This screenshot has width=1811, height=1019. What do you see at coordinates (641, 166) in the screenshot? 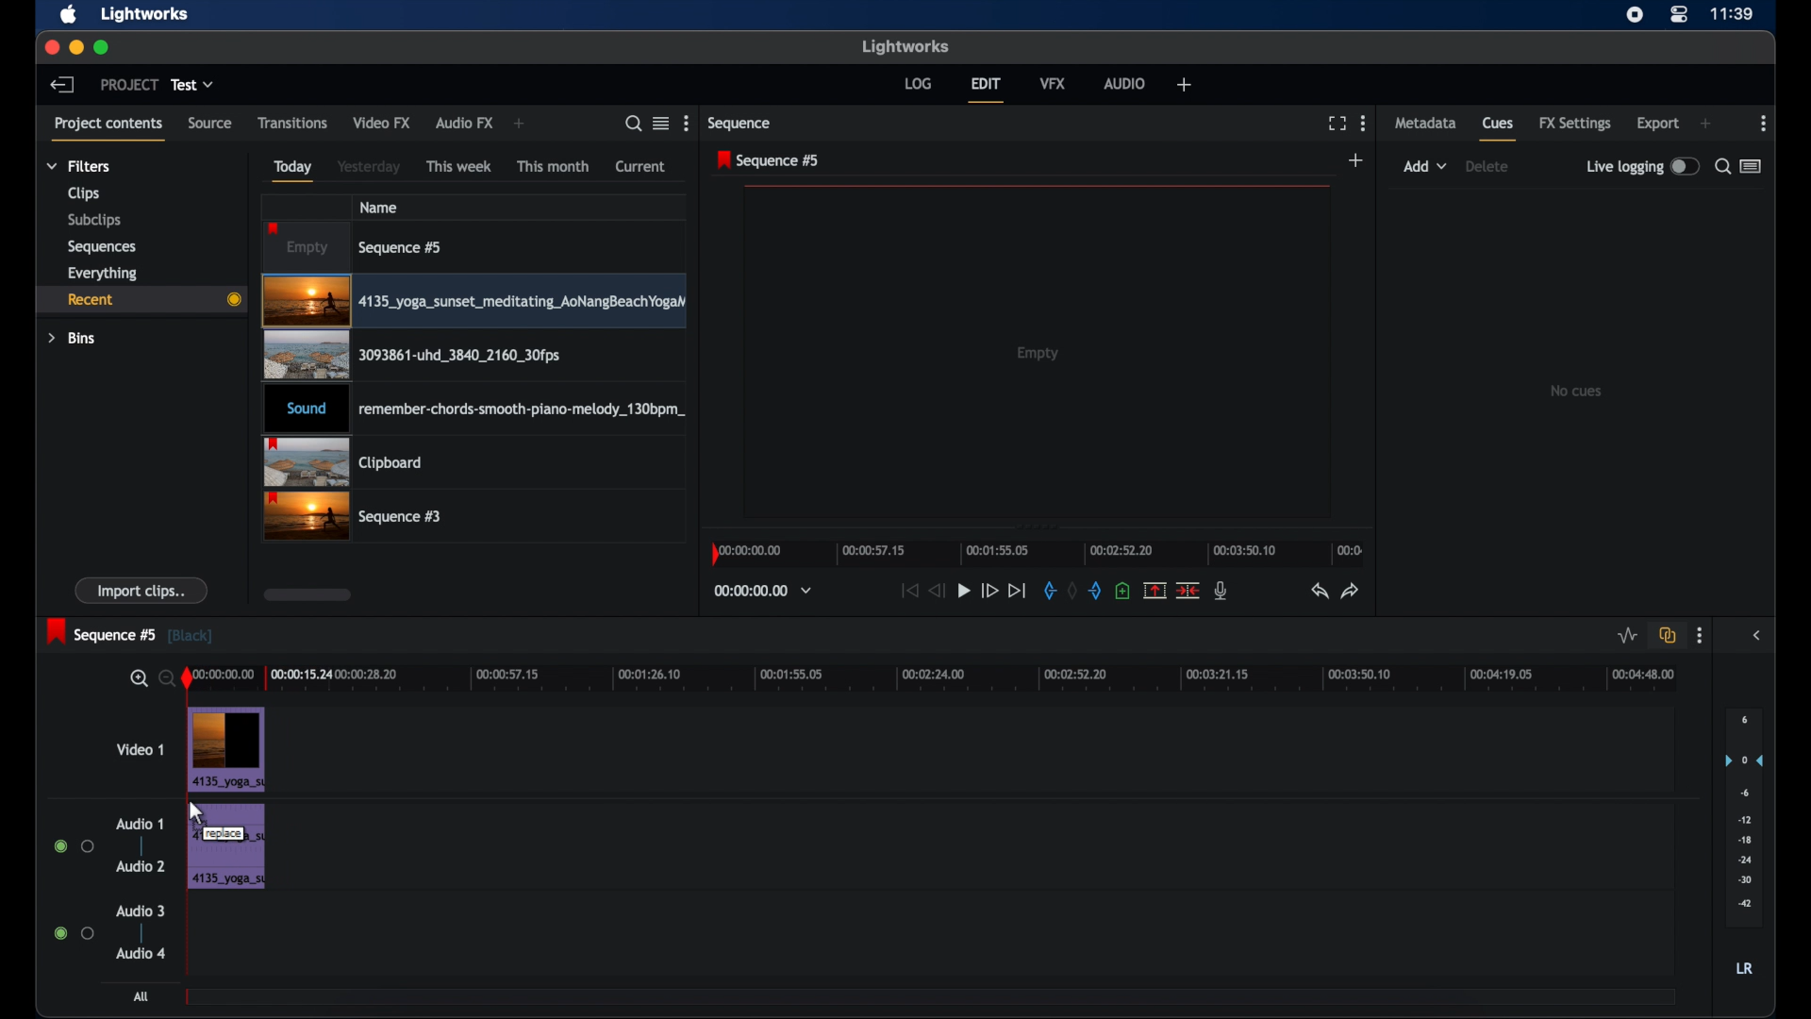
I see `current` at bounding box center [641, 166].